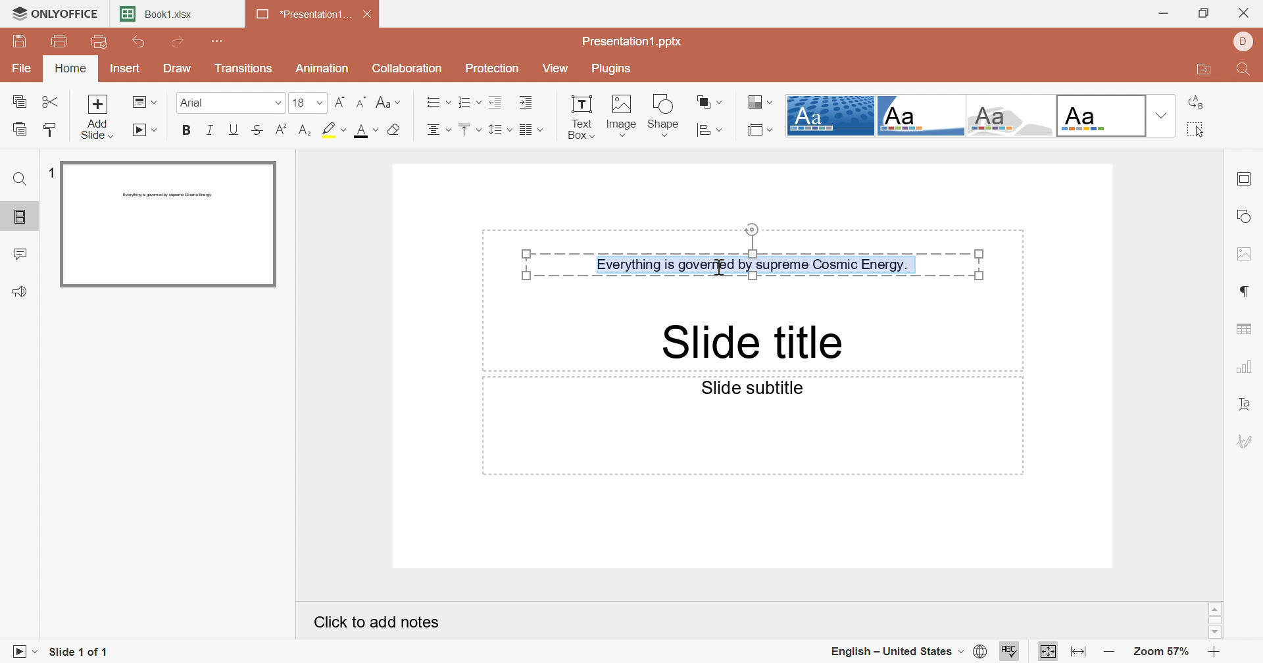  Describe the element at coordinates (339, 101) in the screenshot. I see `Increment font size` at that location.